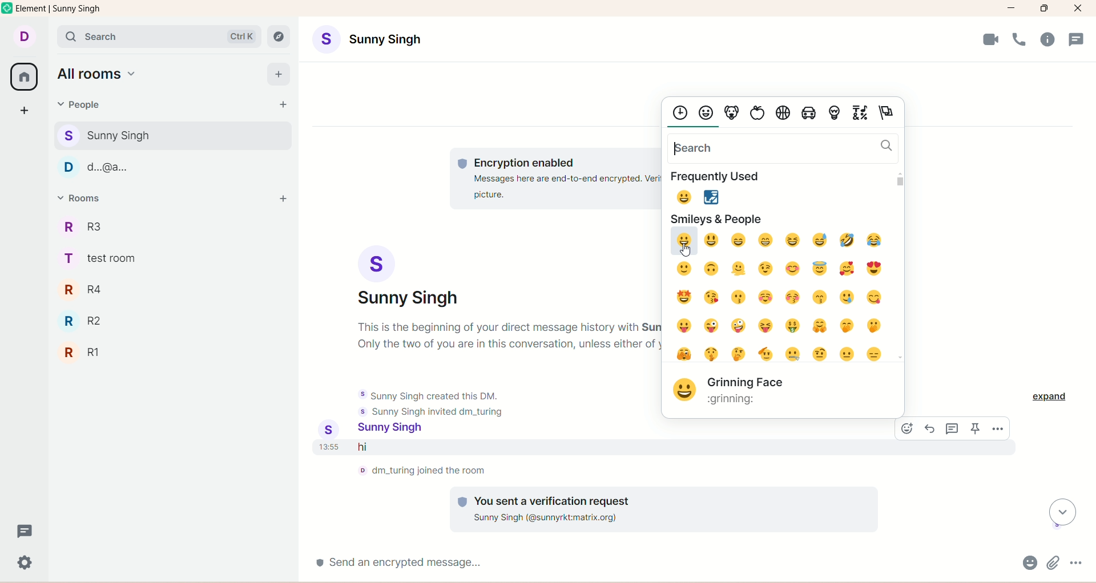 The height and width of the screenshot is (583, 1096). I want to click on add, so click(282, 200).